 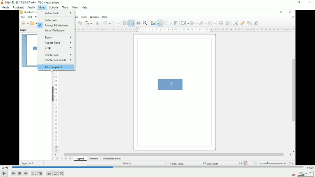 What do you see at coordinates (57, 25) in the screenshot?
I see `Always fit window` at bounding box center [57, 25].